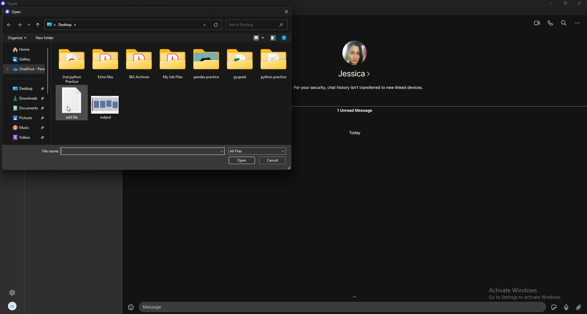 The width and height of the screenshot is (587, 314). I want to click on resize, so click(565, 3).